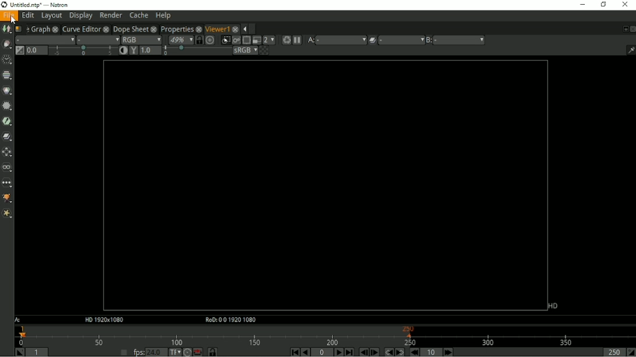  What do you see at coordinates (305, 352) in the screenshot?
I see `Play backward` at bounding box center [305, 352].